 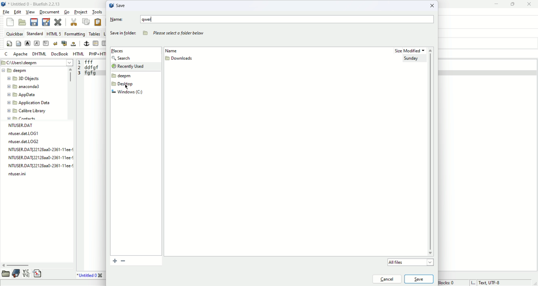 What do you see at coordinates (39, 54) in the screenshot?
I see `DHTML` at bounding box center [39, 54].